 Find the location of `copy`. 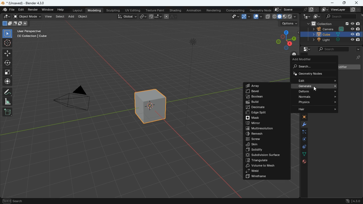

copy is located at coordinates (267, 16).